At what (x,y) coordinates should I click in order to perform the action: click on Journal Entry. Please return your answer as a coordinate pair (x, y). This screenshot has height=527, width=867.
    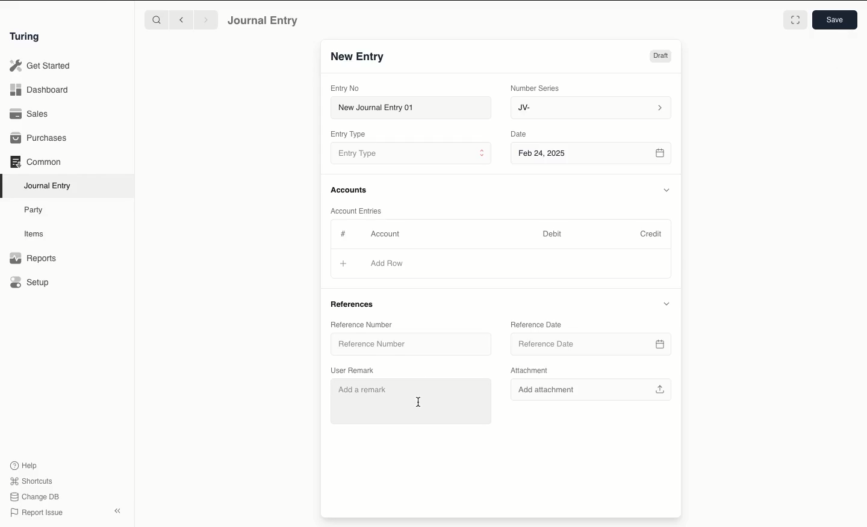
    Looking at the image, I should click on (48, 186).